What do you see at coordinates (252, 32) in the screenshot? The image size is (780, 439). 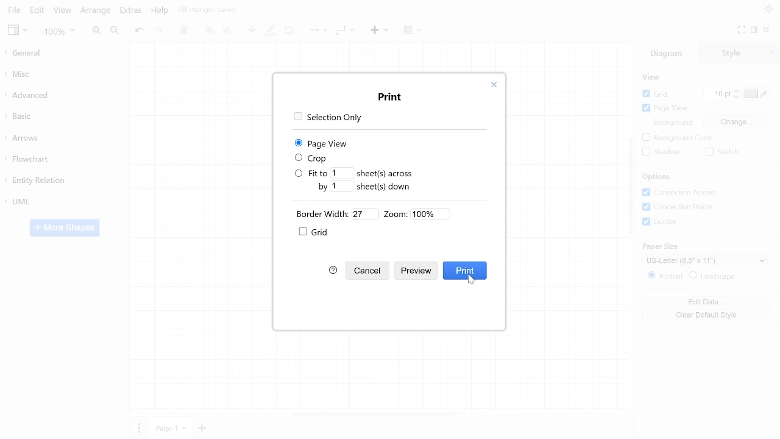 I see `Fill color` at bounding box center [252, 32].